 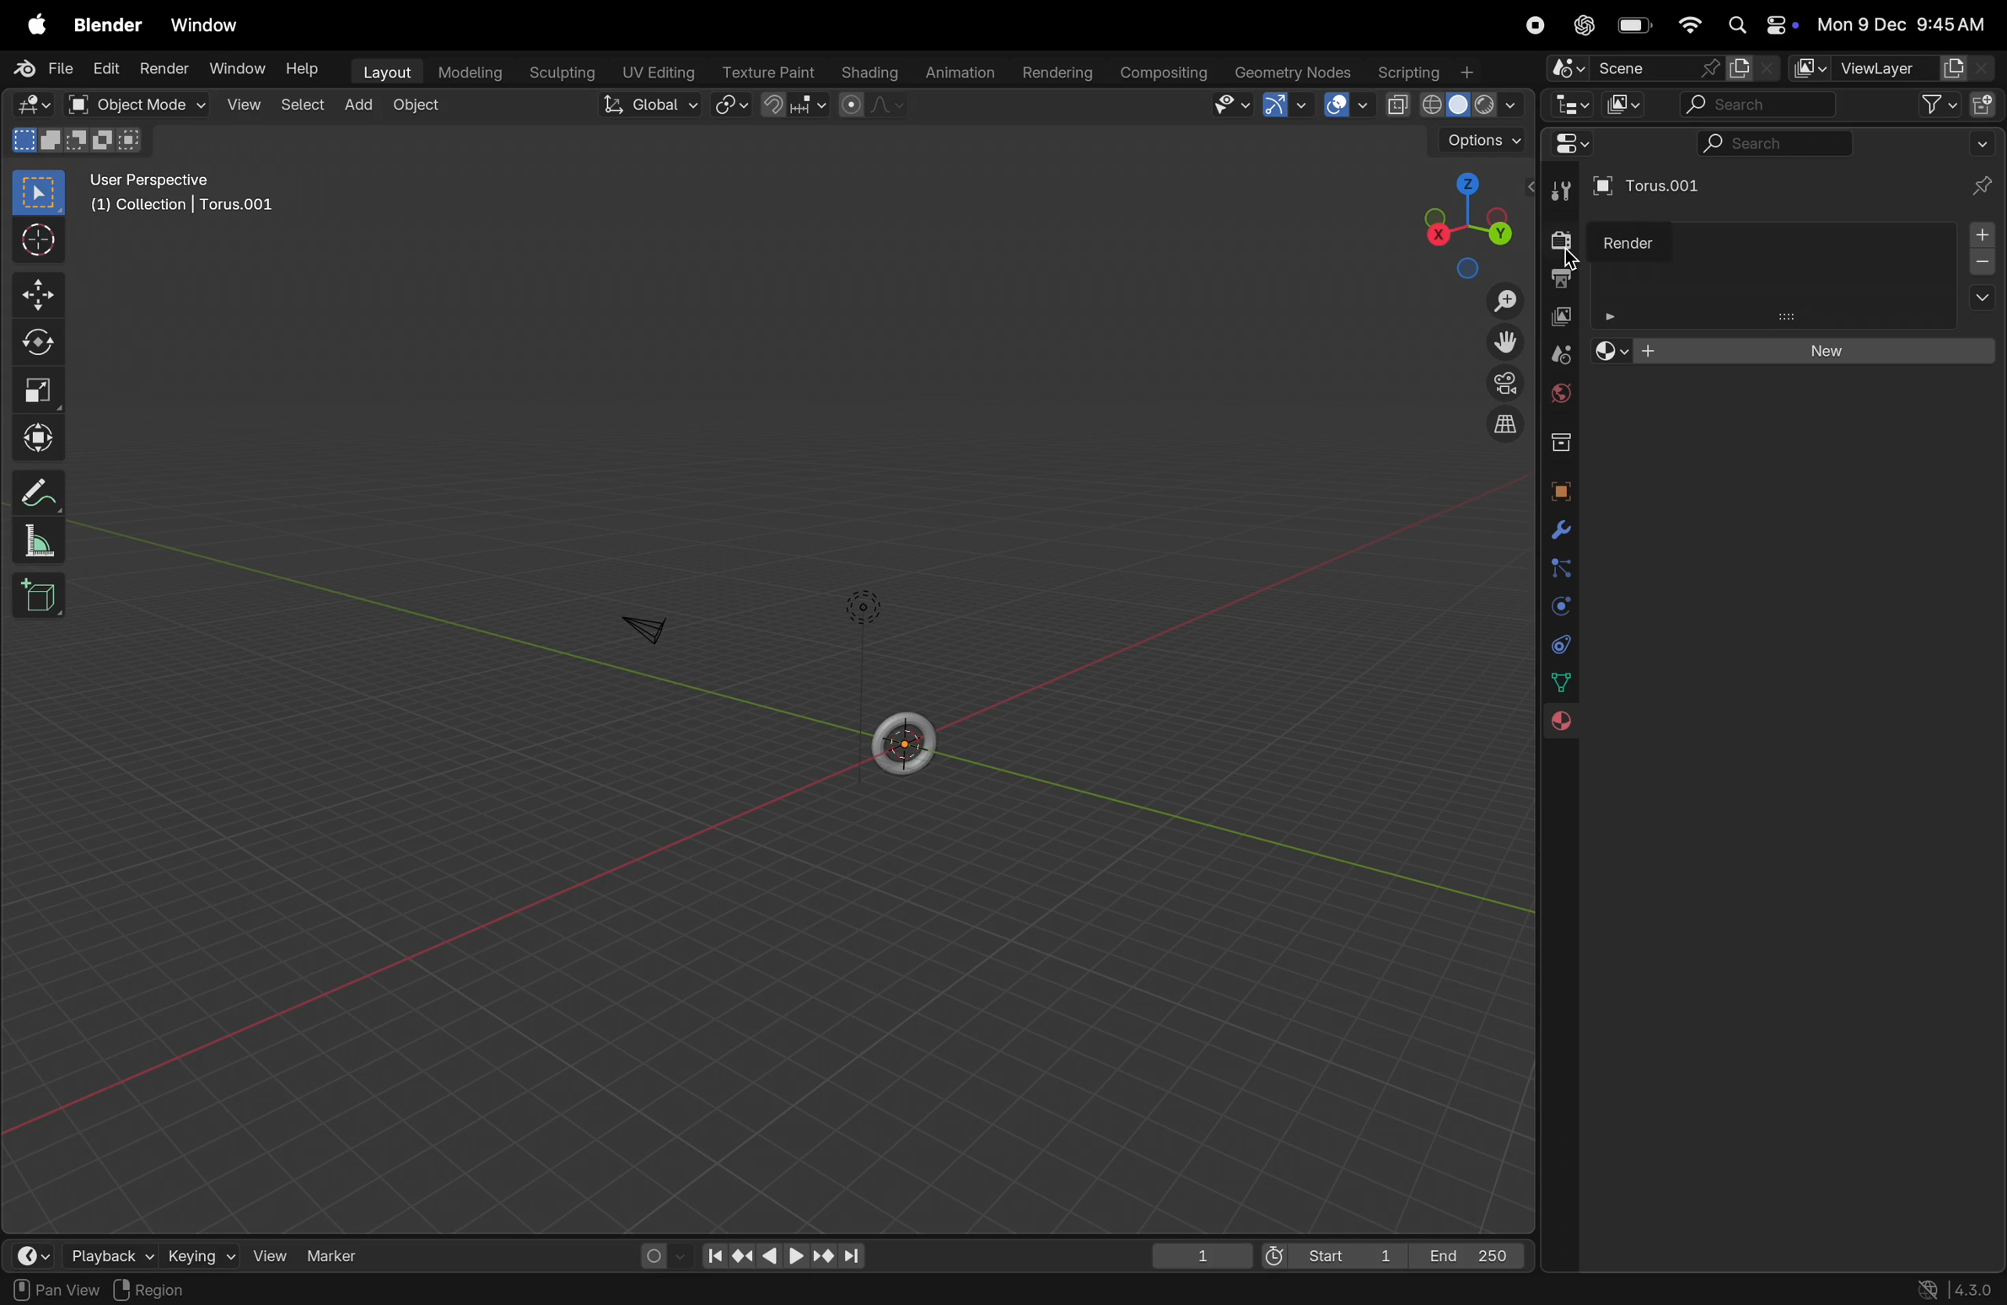 What do you see at coordinates (43, 293) in the screenshot?
I see `Move` at bounding box center [43, 293].